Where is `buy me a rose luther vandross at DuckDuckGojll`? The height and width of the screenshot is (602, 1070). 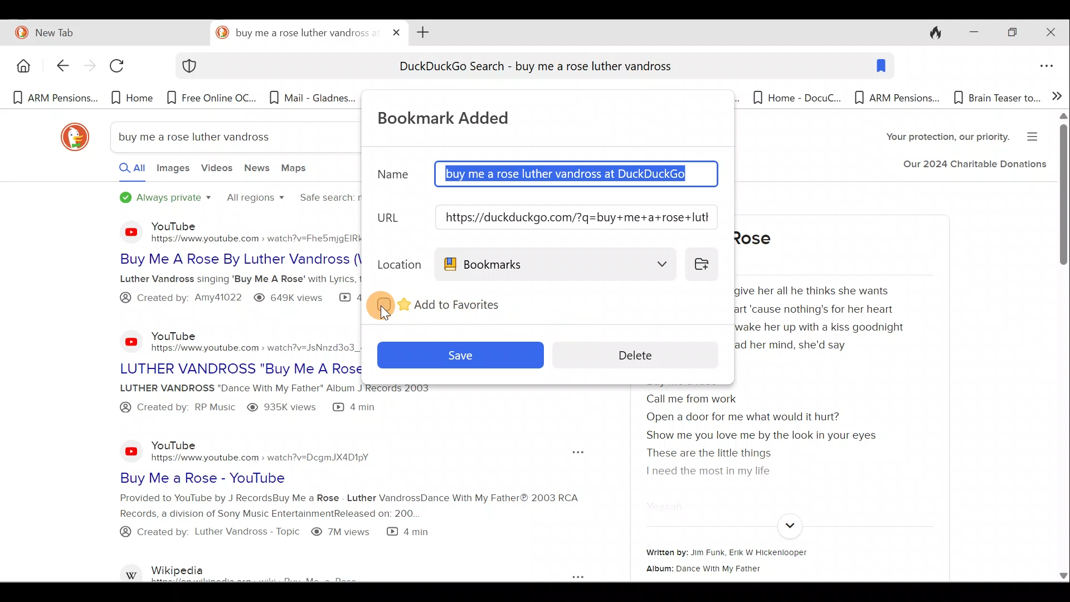 buy me a rose luther vandross at DuckDuckGojll is located at coordinates (577, 174).